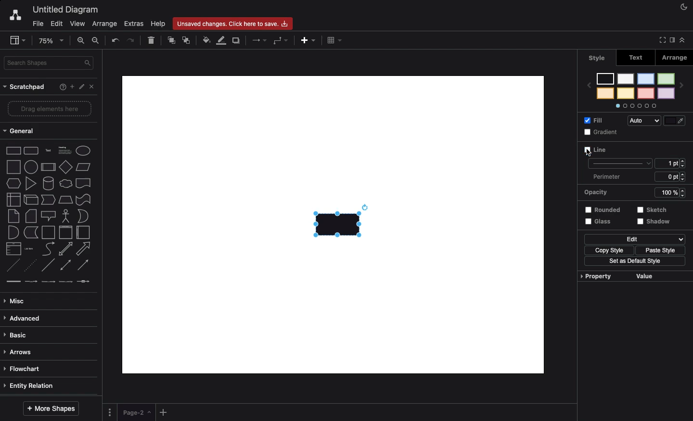  Describe the element at coordinates (625, 94) in the screenshot. I see `color 6` at that location.